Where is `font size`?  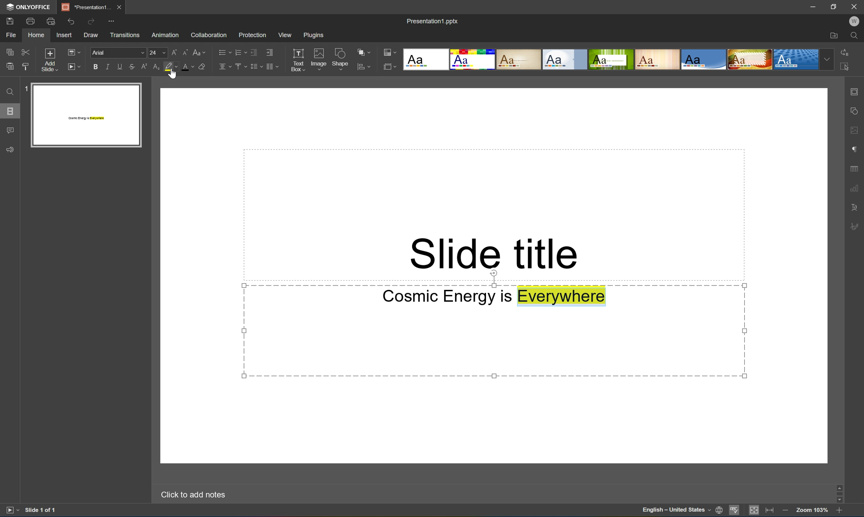
font size is located at coordinates (156, 51).